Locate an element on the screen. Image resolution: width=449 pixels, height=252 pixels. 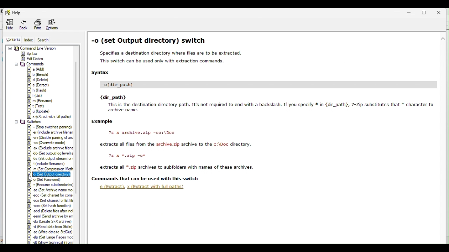
Extract is located at coordinates (112, 187).